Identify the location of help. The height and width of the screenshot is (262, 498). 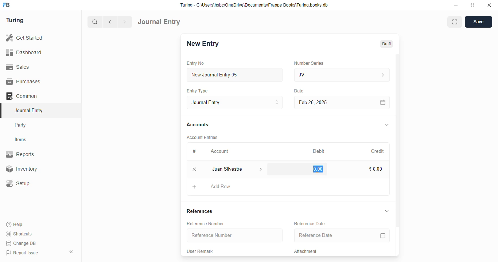
(15, 224).